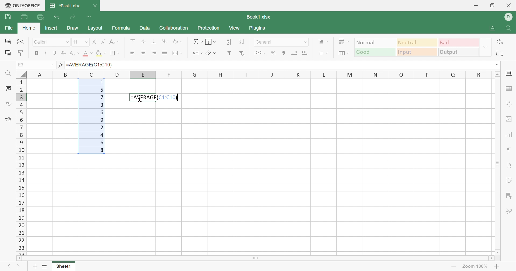  What do you see at coordinates (85, 42) in the screenshot?
I see `Drop Down` at bounding box center [85, 42].